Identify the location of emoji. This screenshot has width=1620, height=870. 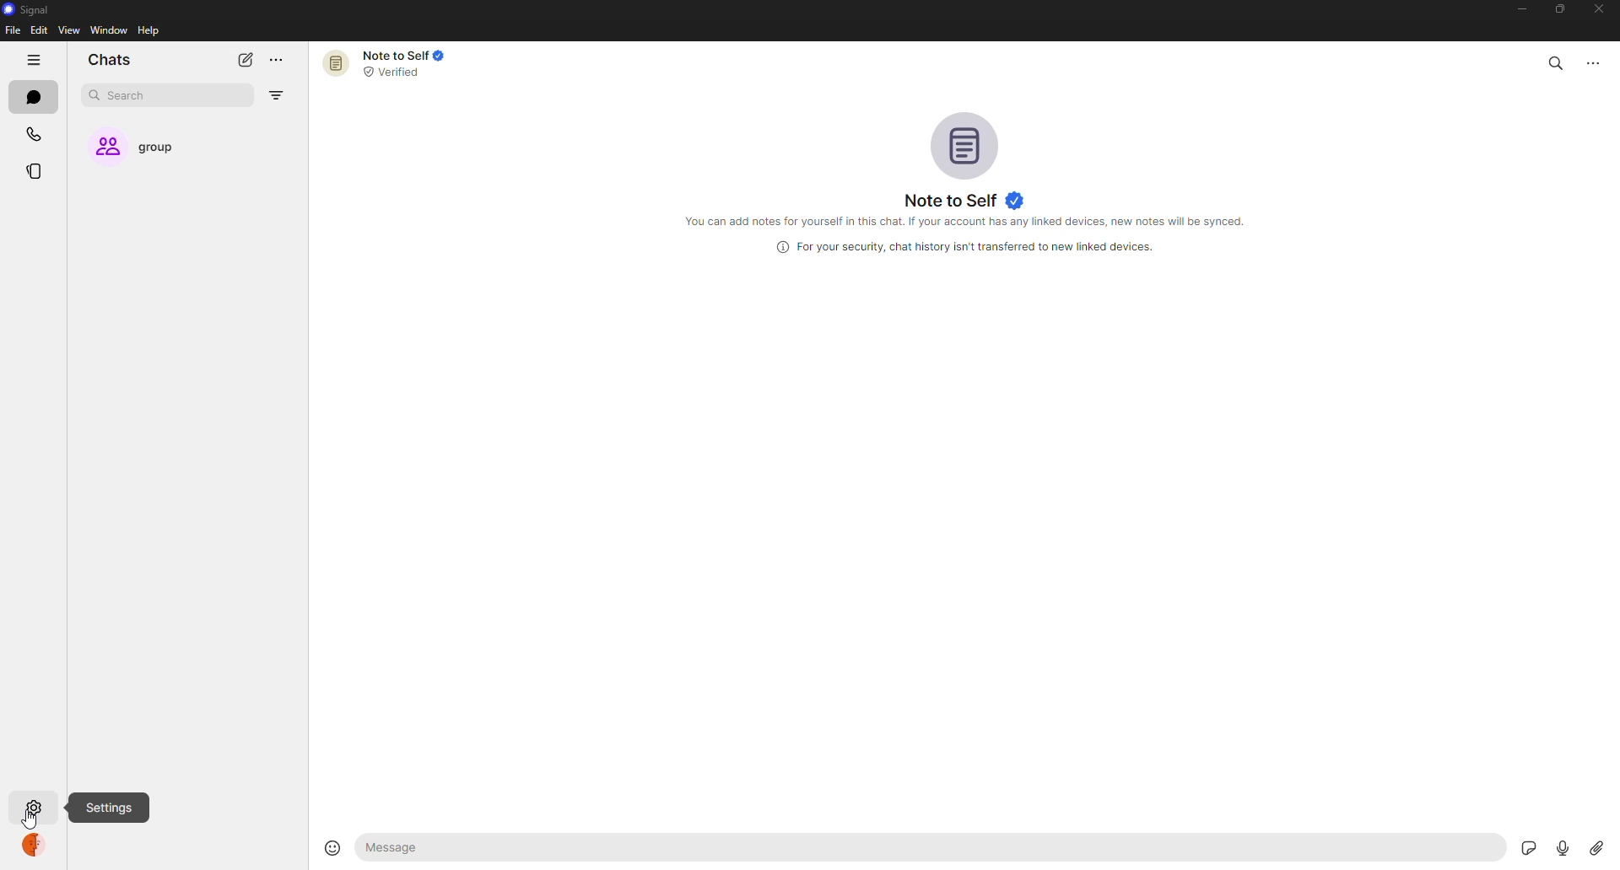
(327, 846).